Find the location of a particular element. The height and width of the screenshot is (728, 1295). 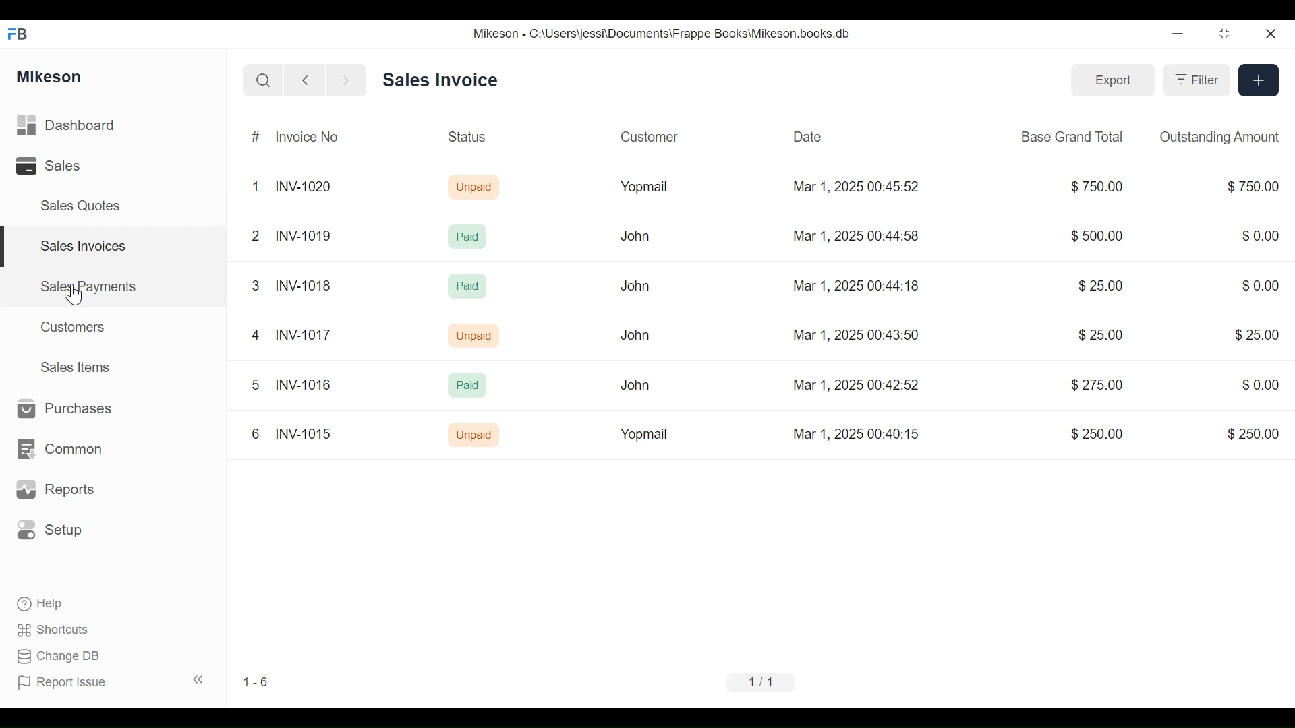

Sales Invoices is located at coordinates (78, 247).